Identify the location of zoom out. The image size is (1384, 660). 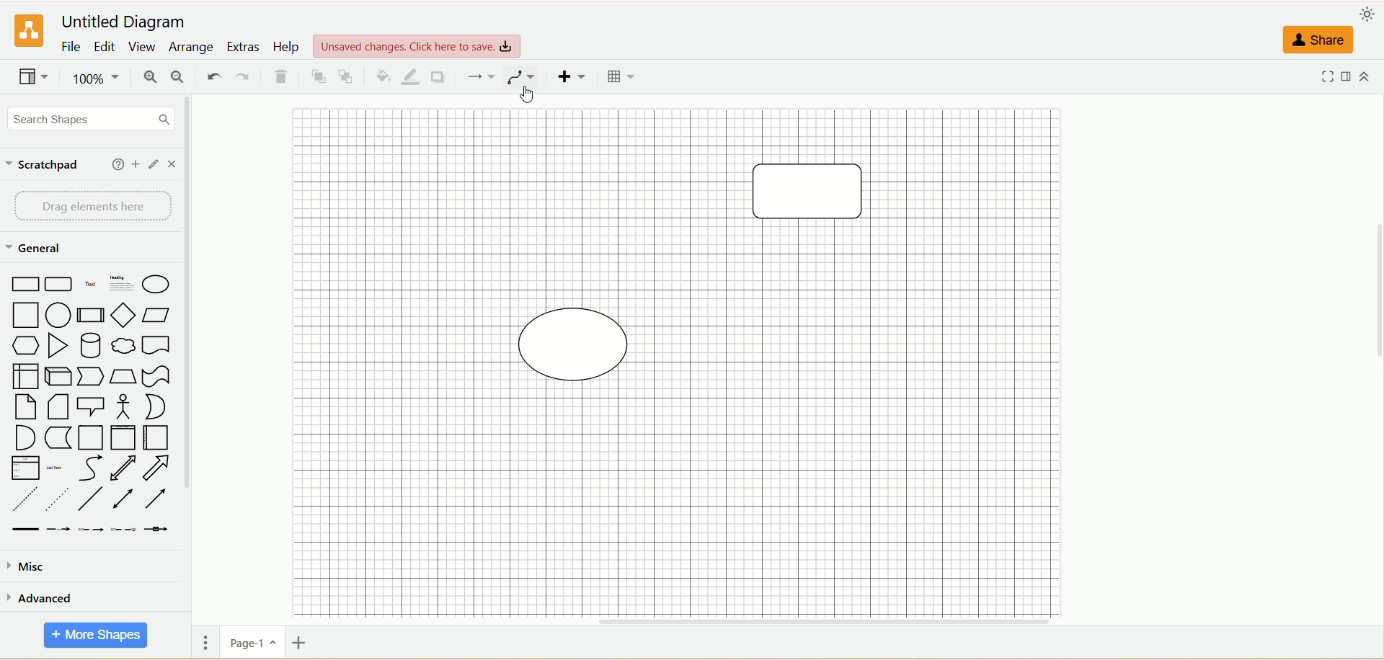
(182, 78).